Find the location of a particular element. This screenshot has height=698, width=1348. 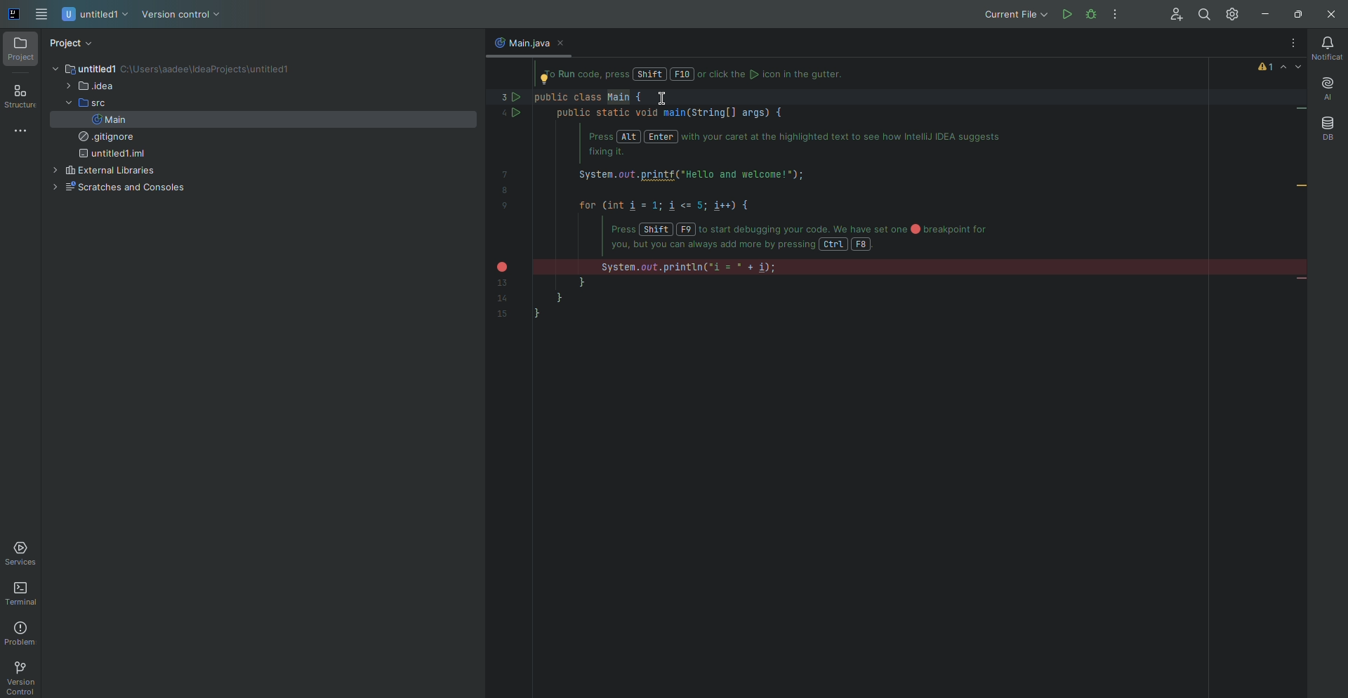

.idea is located at coordinates (89, 87).